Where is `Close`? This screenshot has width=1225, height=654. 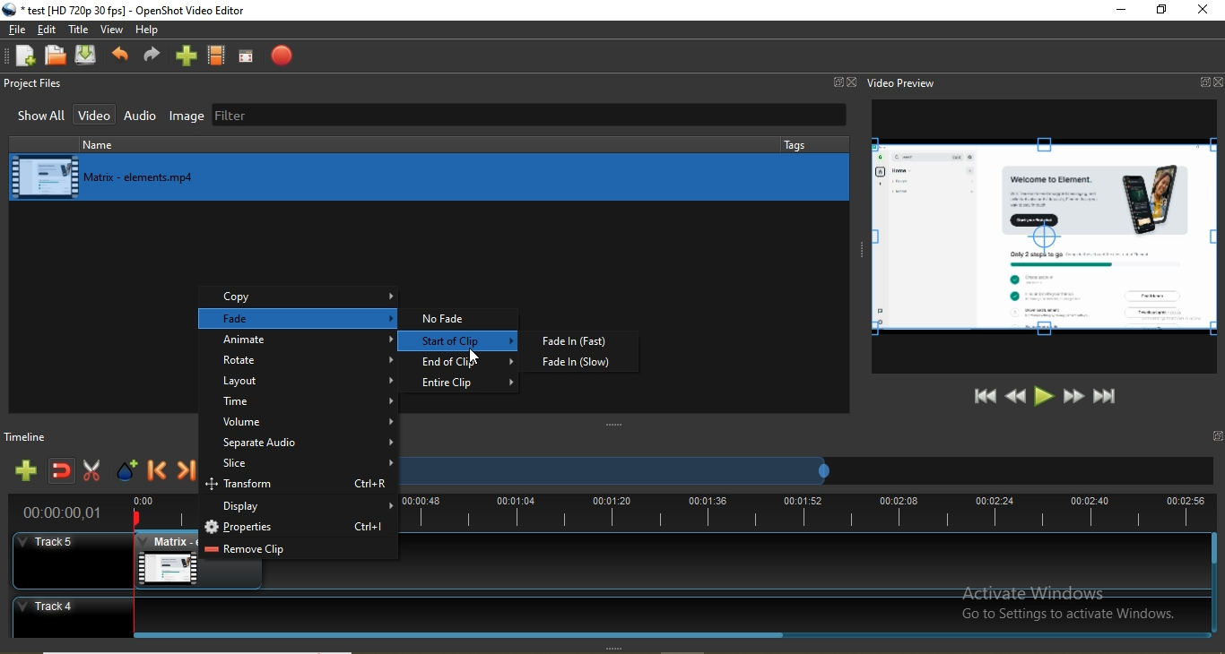
Close is located at coordinates (854, 82).